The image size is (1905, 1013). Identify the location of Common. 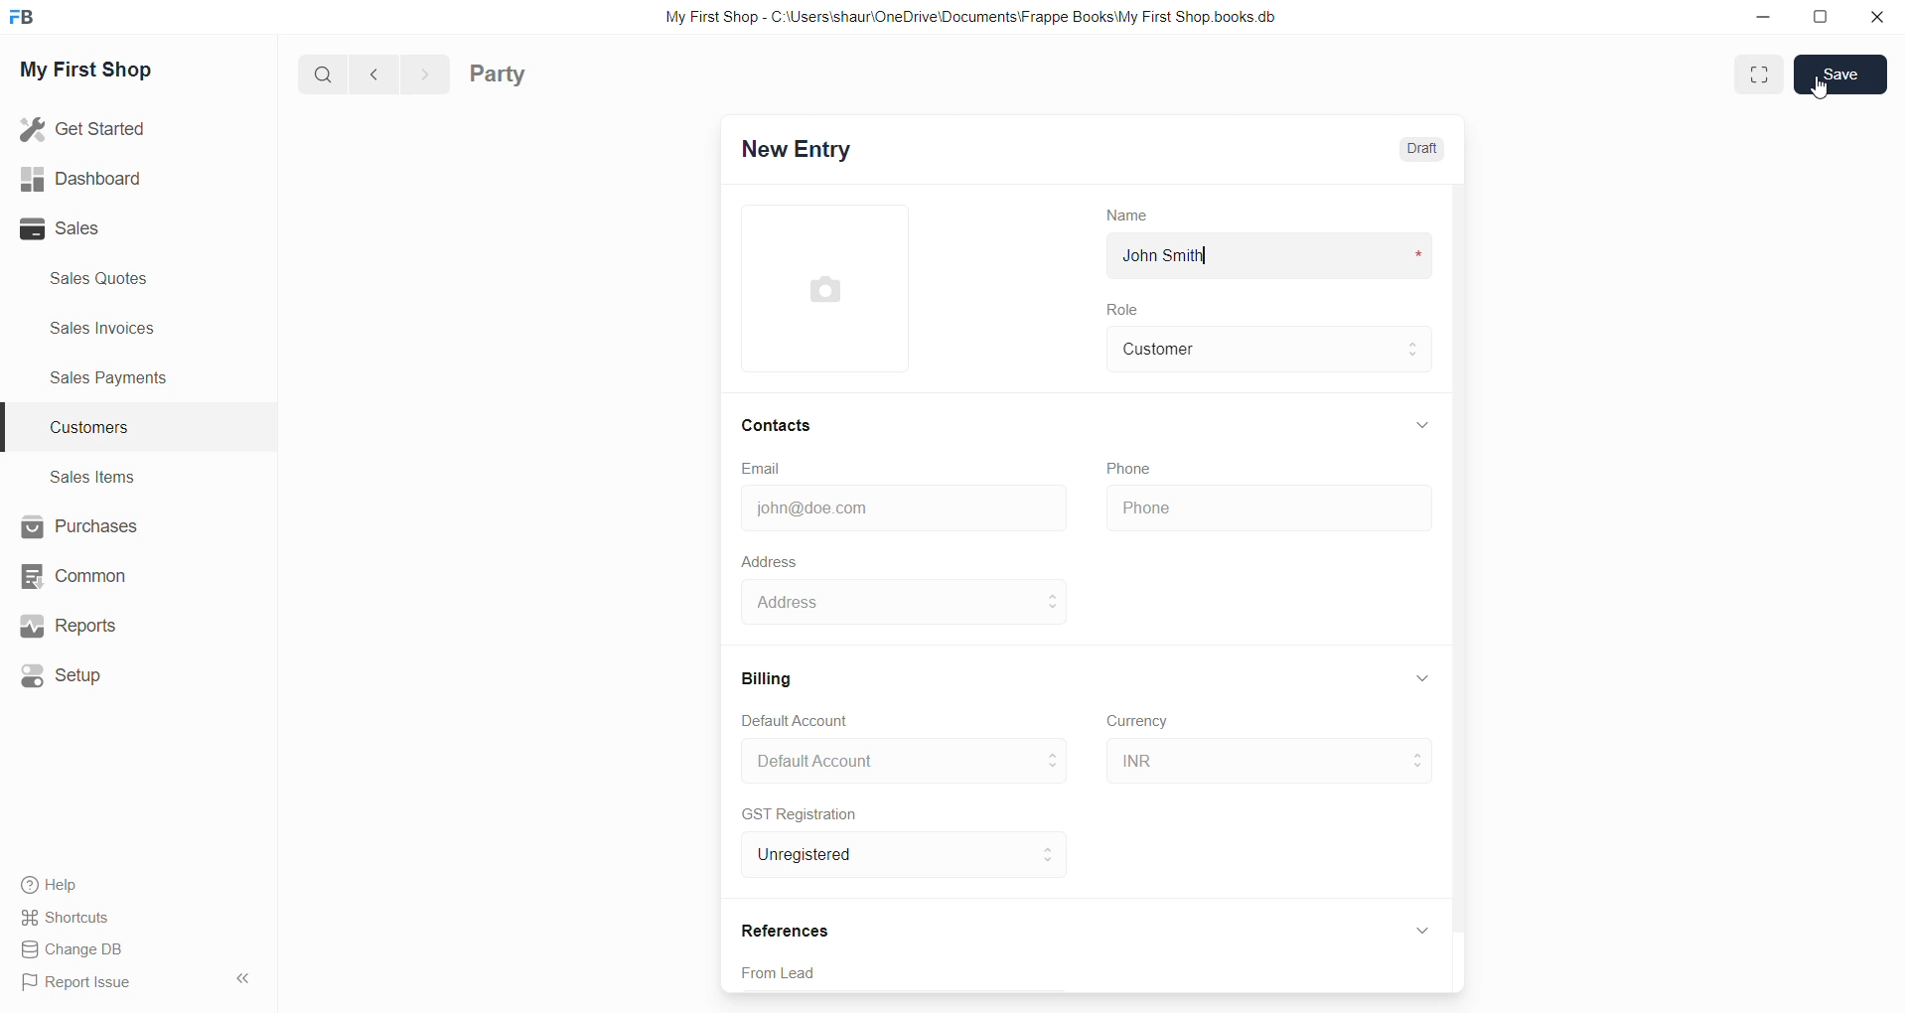
(77, 577).